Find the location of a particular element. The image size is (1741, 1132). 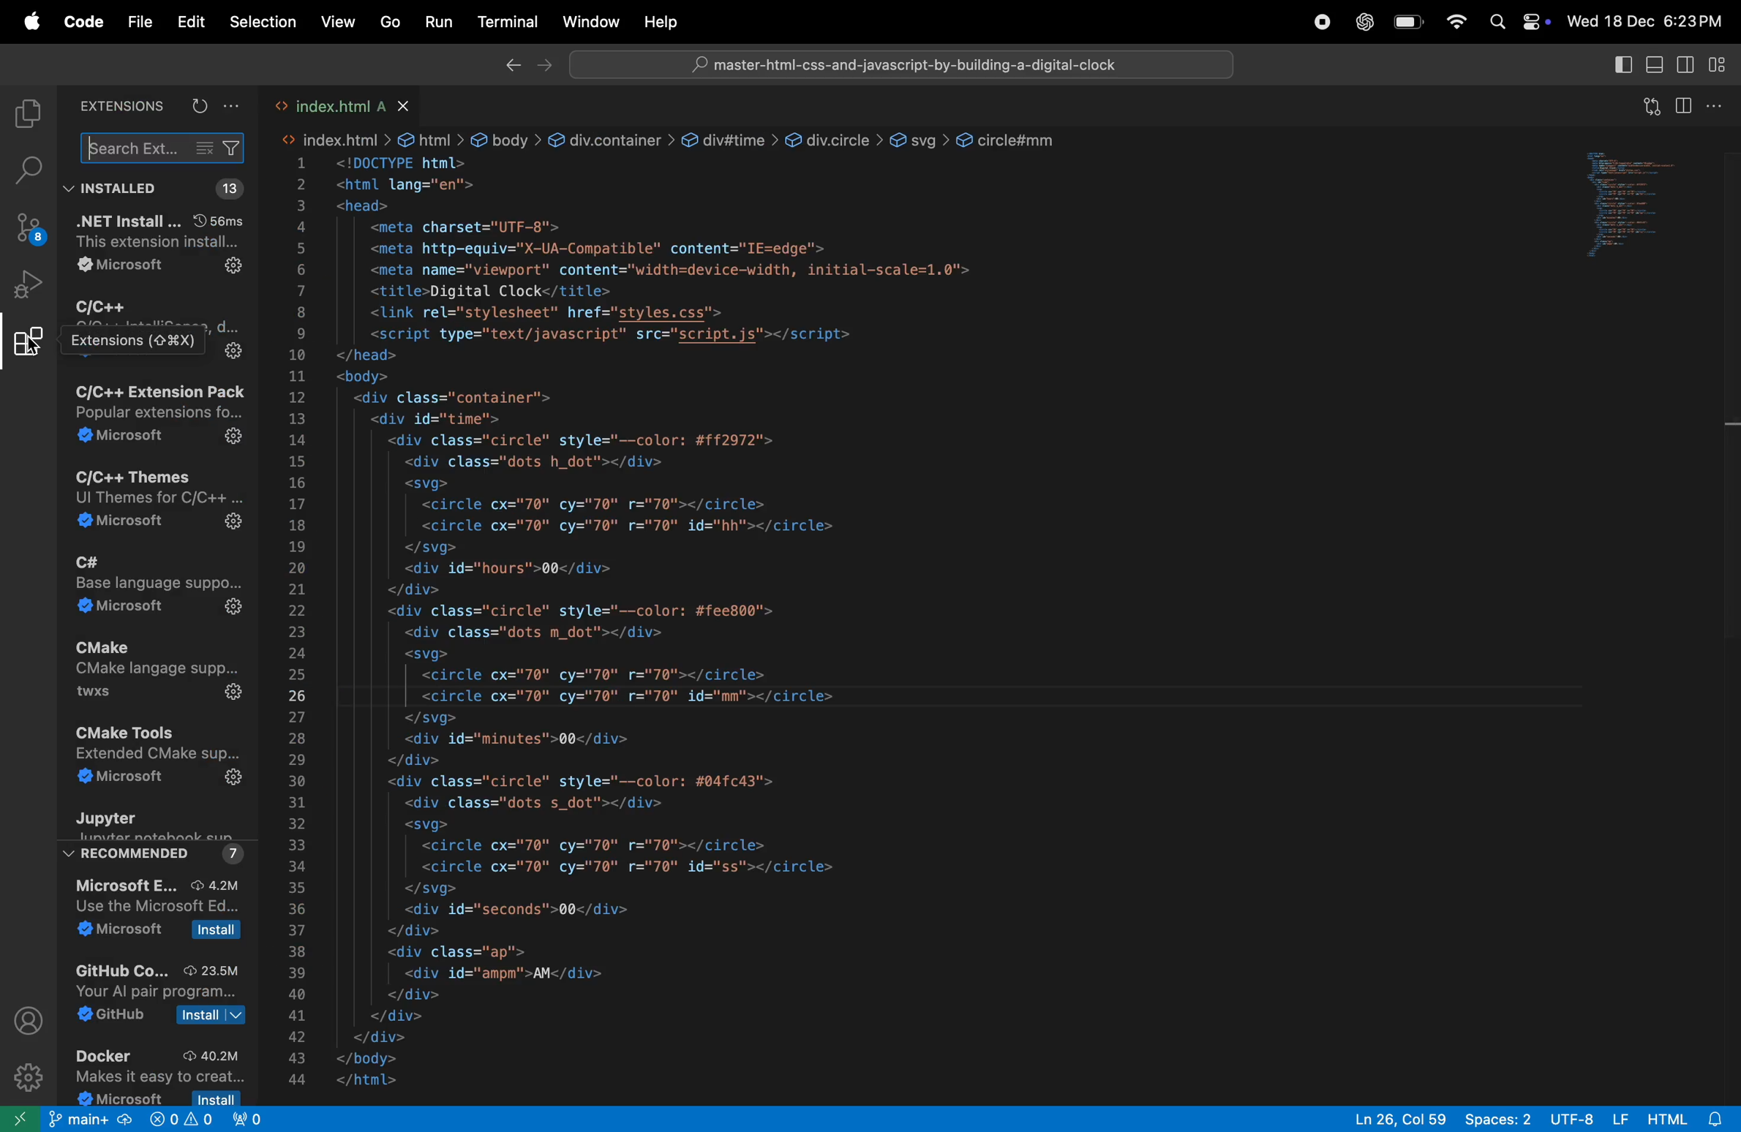

no problems is located at coordinates (178, 1121).